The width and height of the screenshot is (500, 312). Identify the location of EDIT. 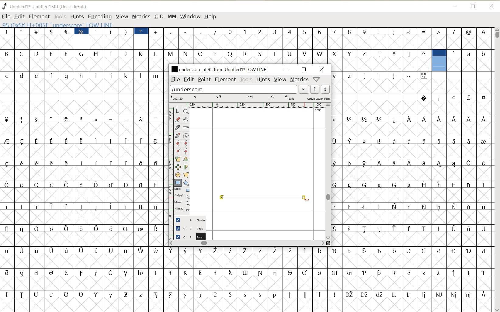
(189, 79).